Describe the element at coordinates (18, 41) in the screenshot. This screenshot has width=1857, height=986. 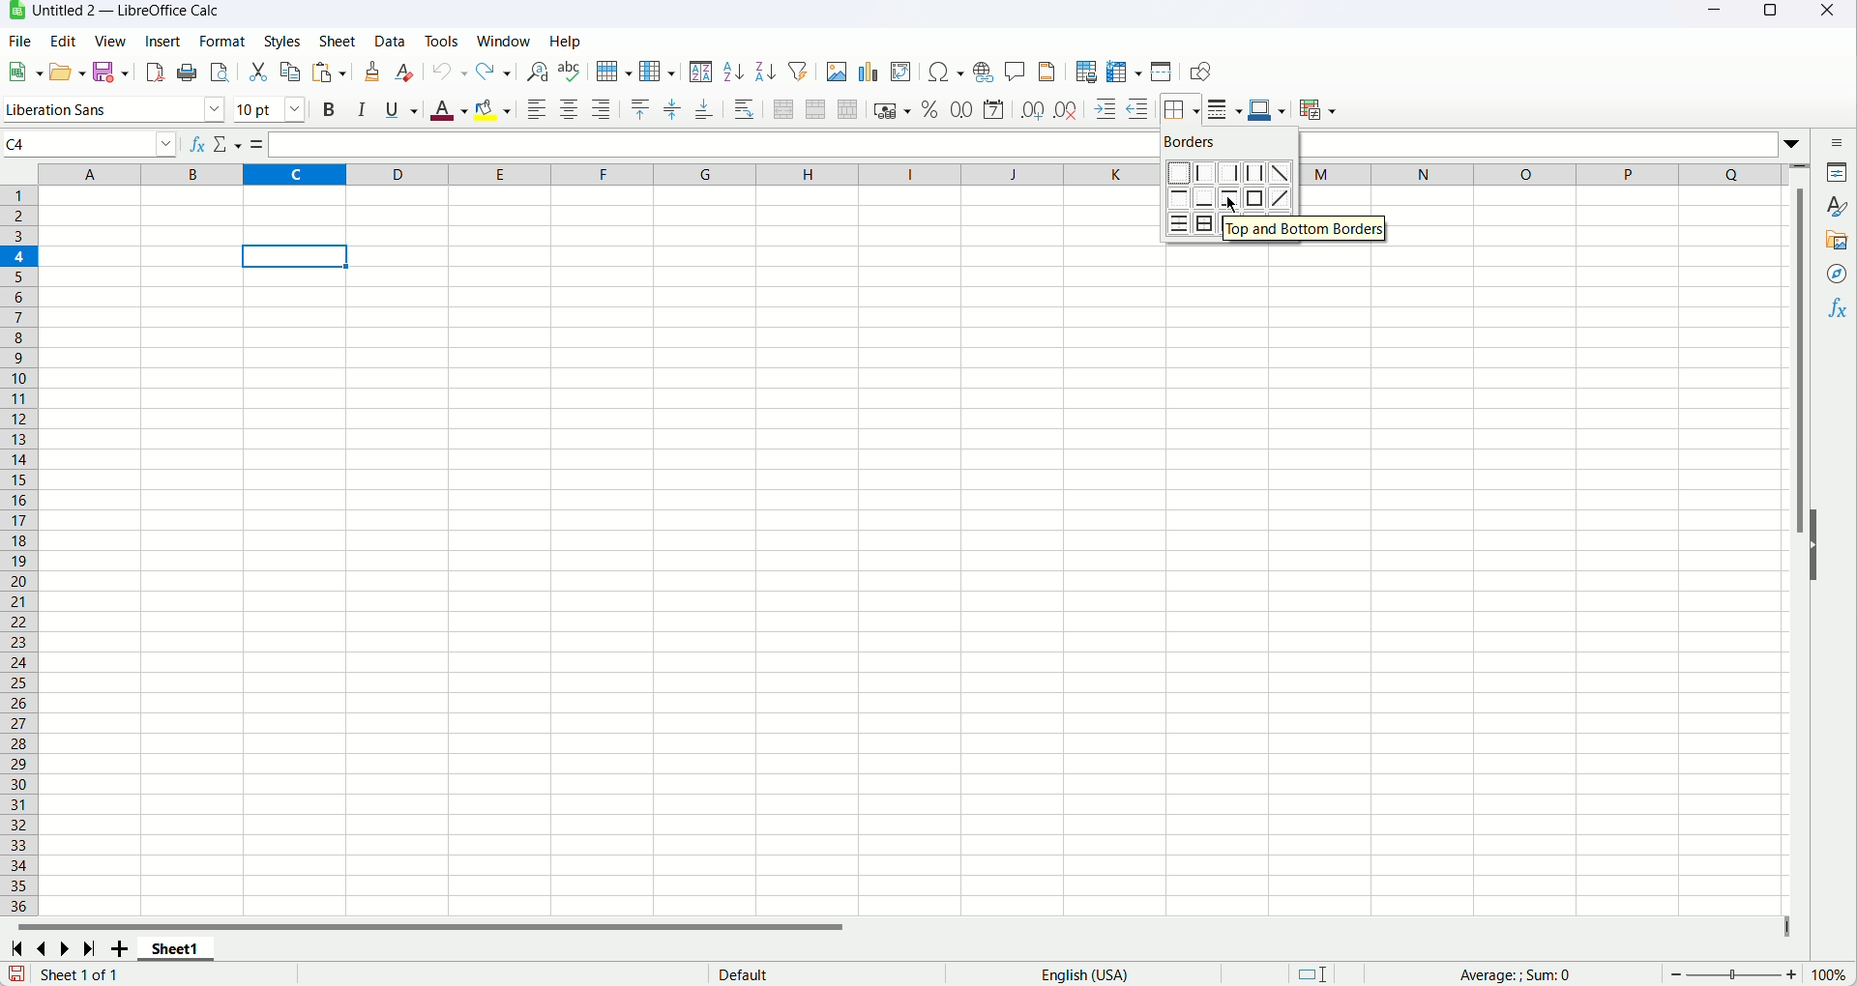
I see `File` at that location.